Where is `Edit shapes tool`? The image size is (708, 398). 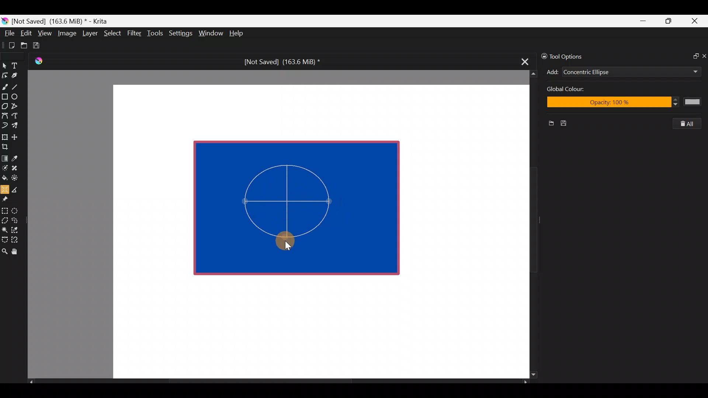
Edit shapes tool is located at coordinates (5, 75).